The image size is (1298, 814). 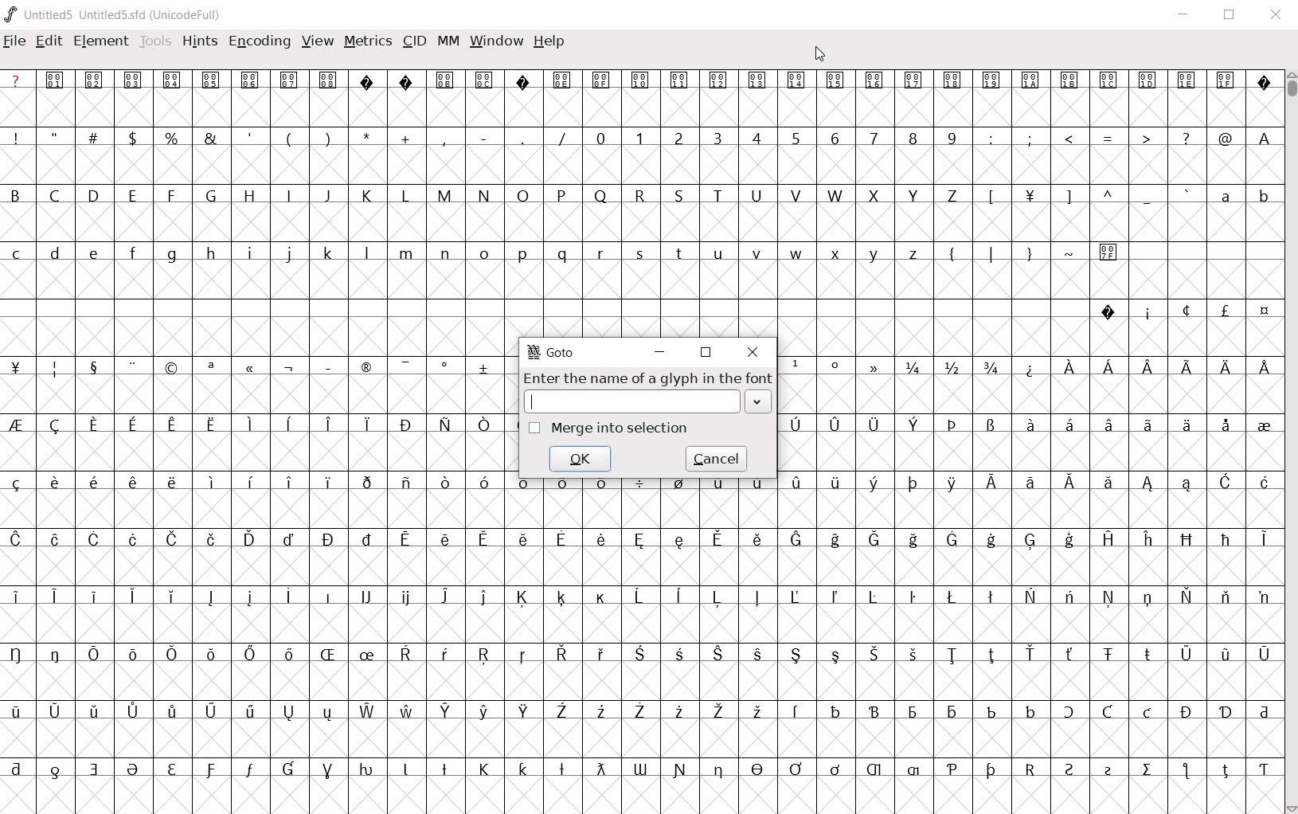 I want to click on Symbol, so click(x=951, y=711).